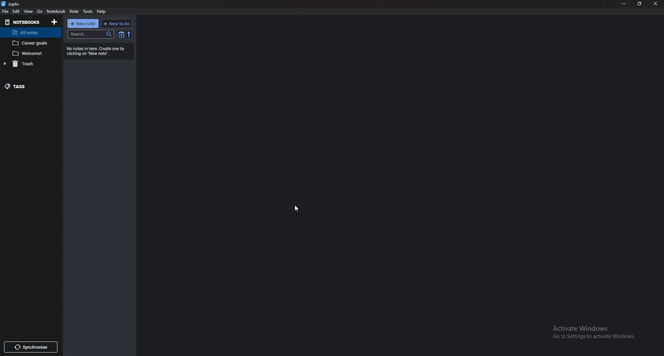  What do you see at coordinates (54, 22) in the screenshot?
I see `add notebook` at bounding box center [54, 22].